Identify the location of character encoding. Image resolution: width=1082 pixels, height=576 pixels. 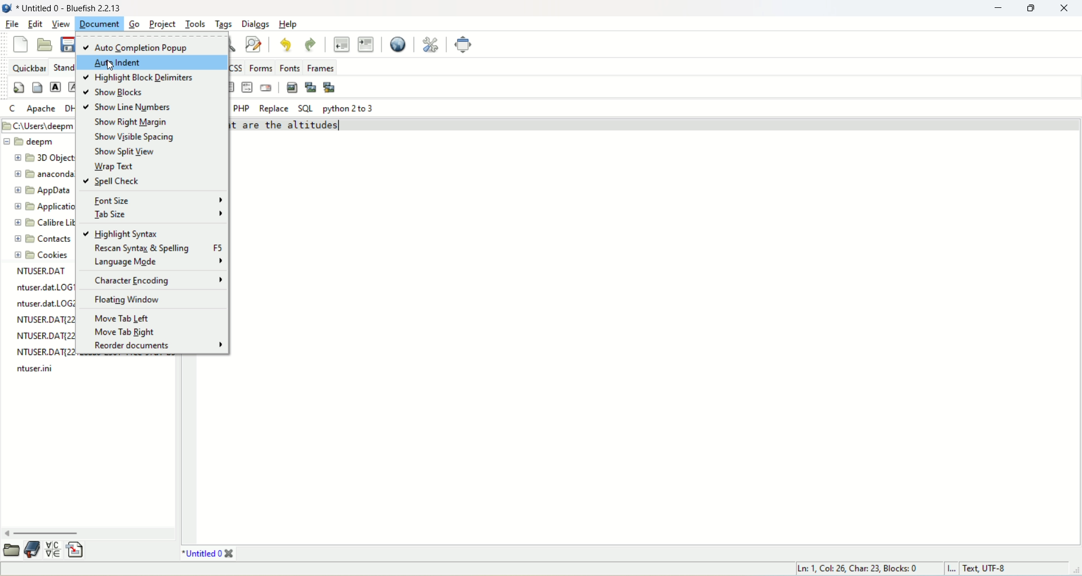
(158, 281).